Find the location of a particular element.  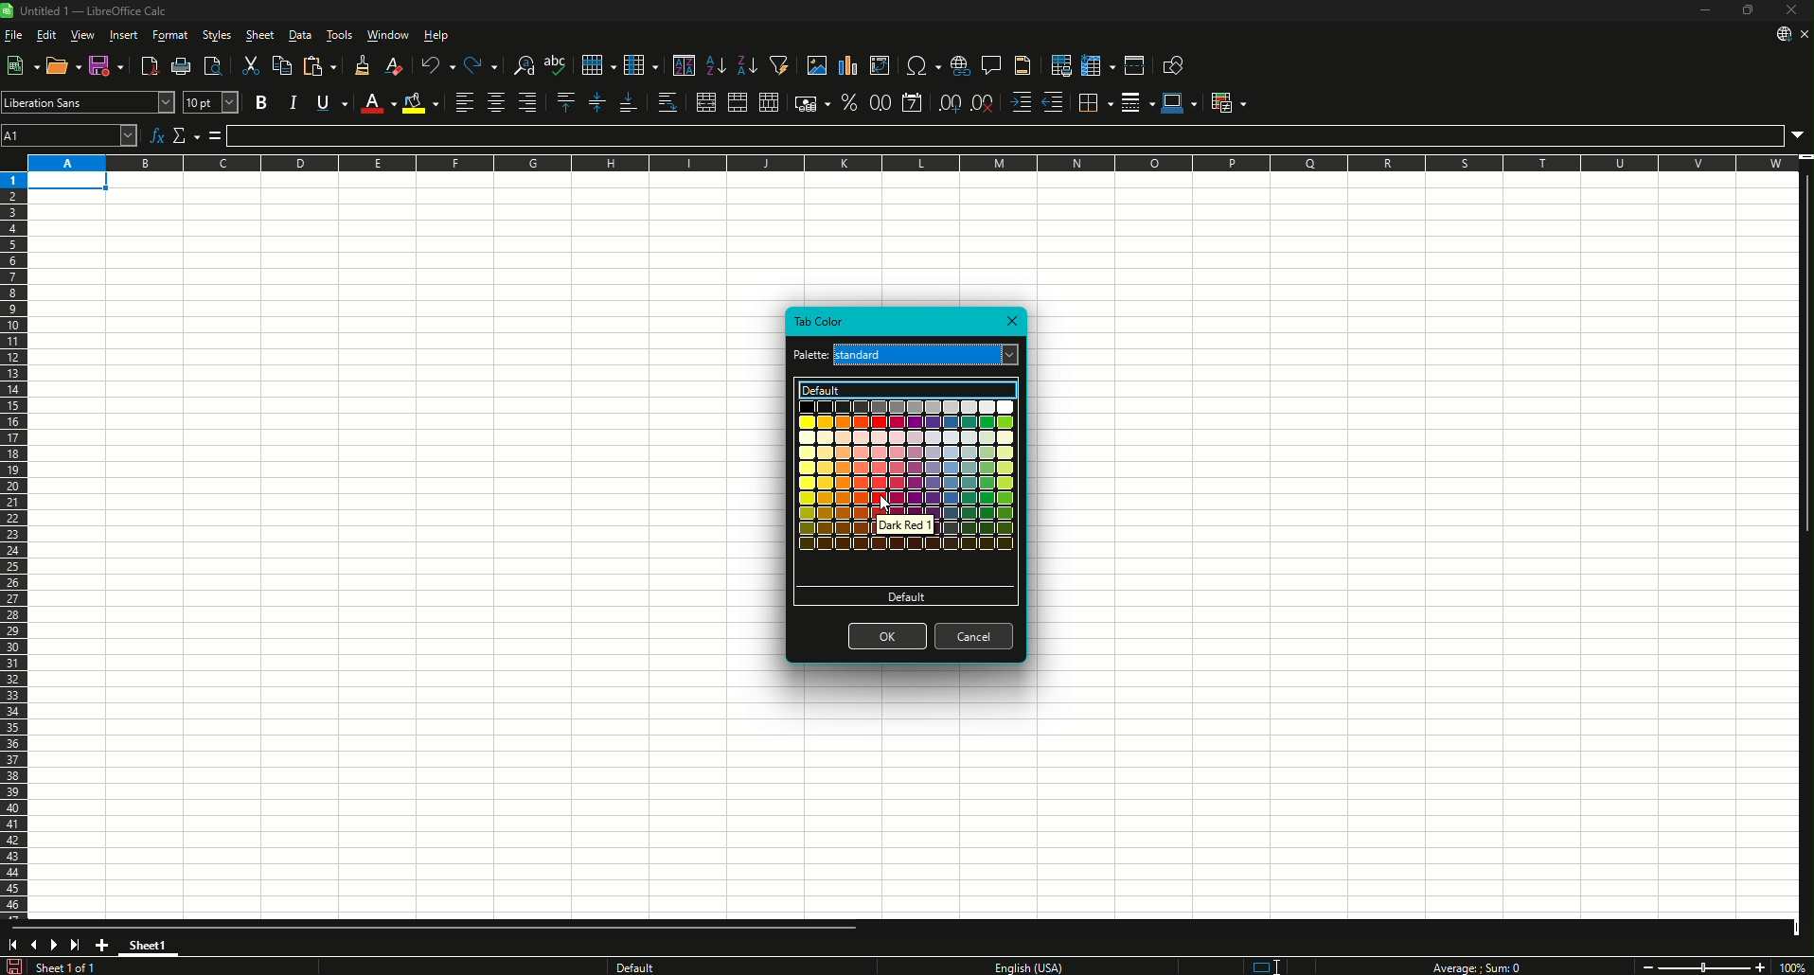

Bold is located at coordinates (261, 102).